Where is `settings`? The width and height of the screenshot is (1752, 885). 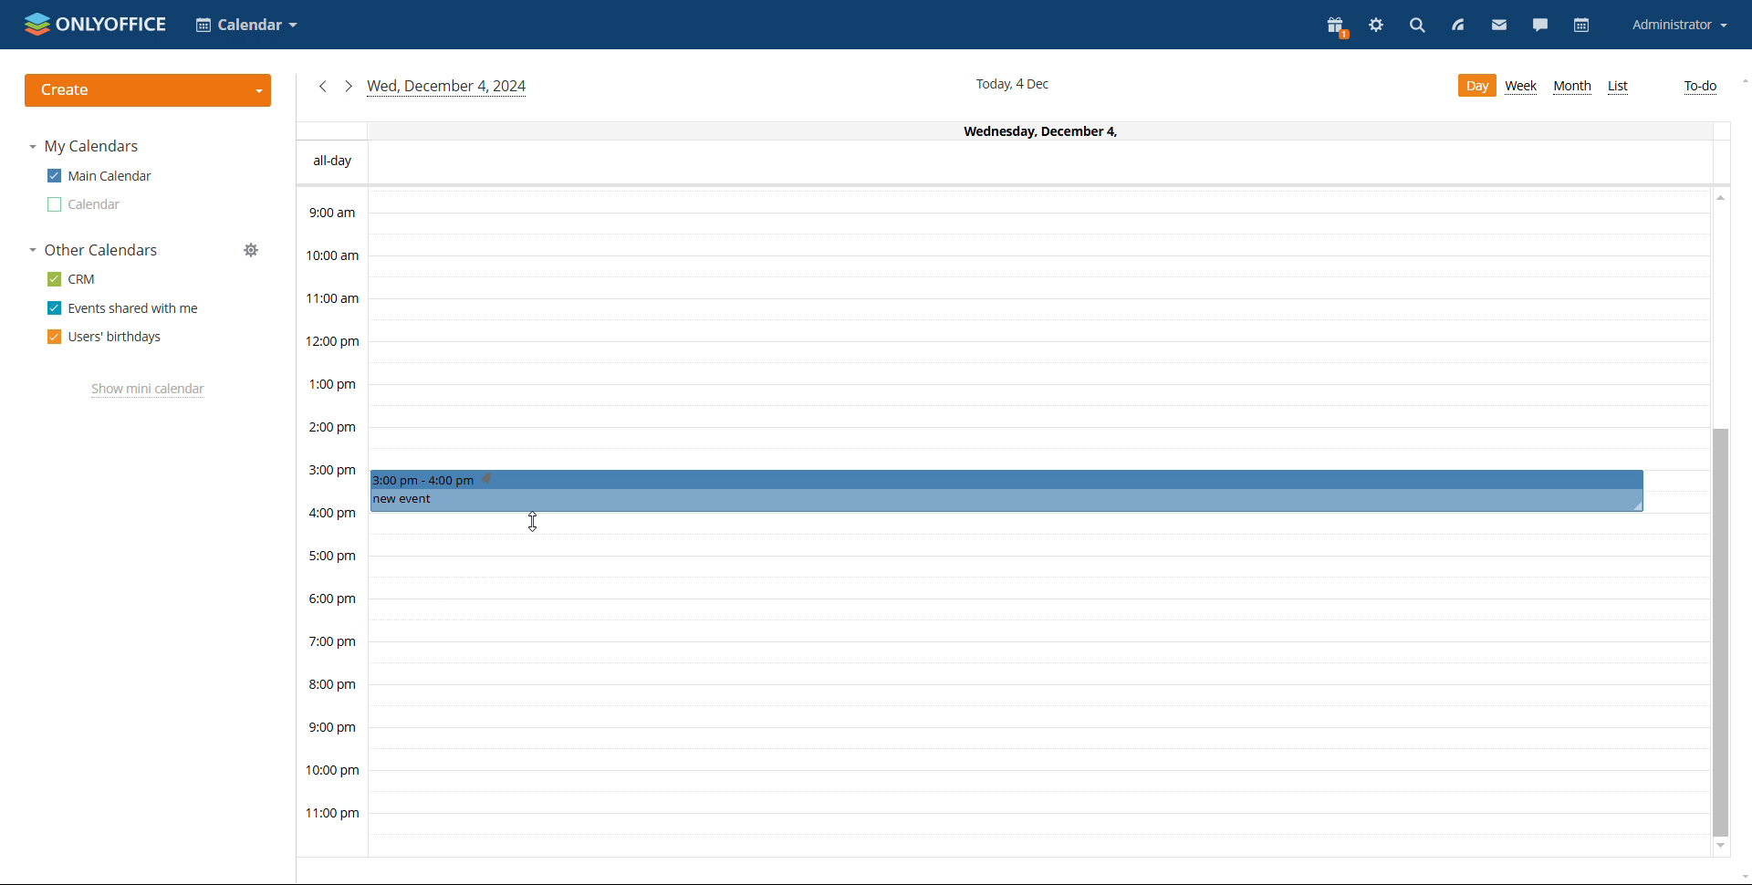
settings is located at coordinates (1376, 27).